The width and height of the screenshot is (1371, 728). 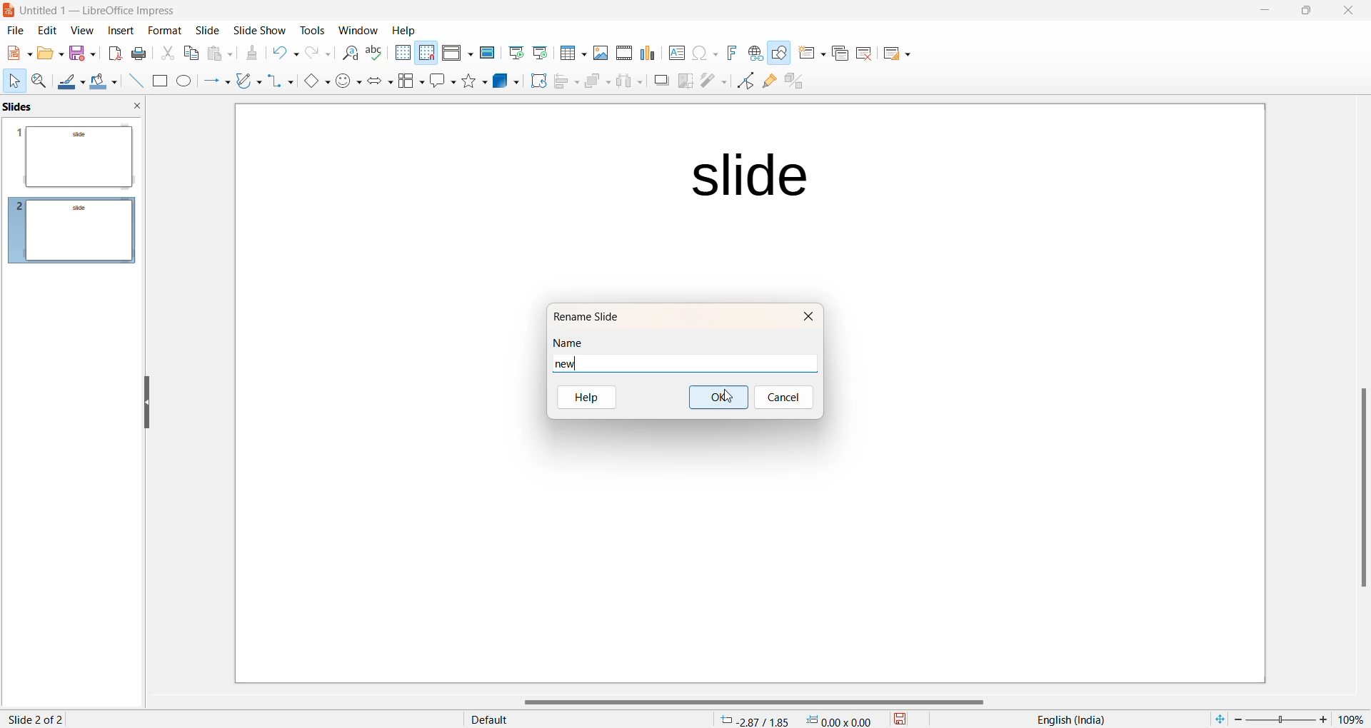 I want to click on Spellings, so click(x=375, y=53).